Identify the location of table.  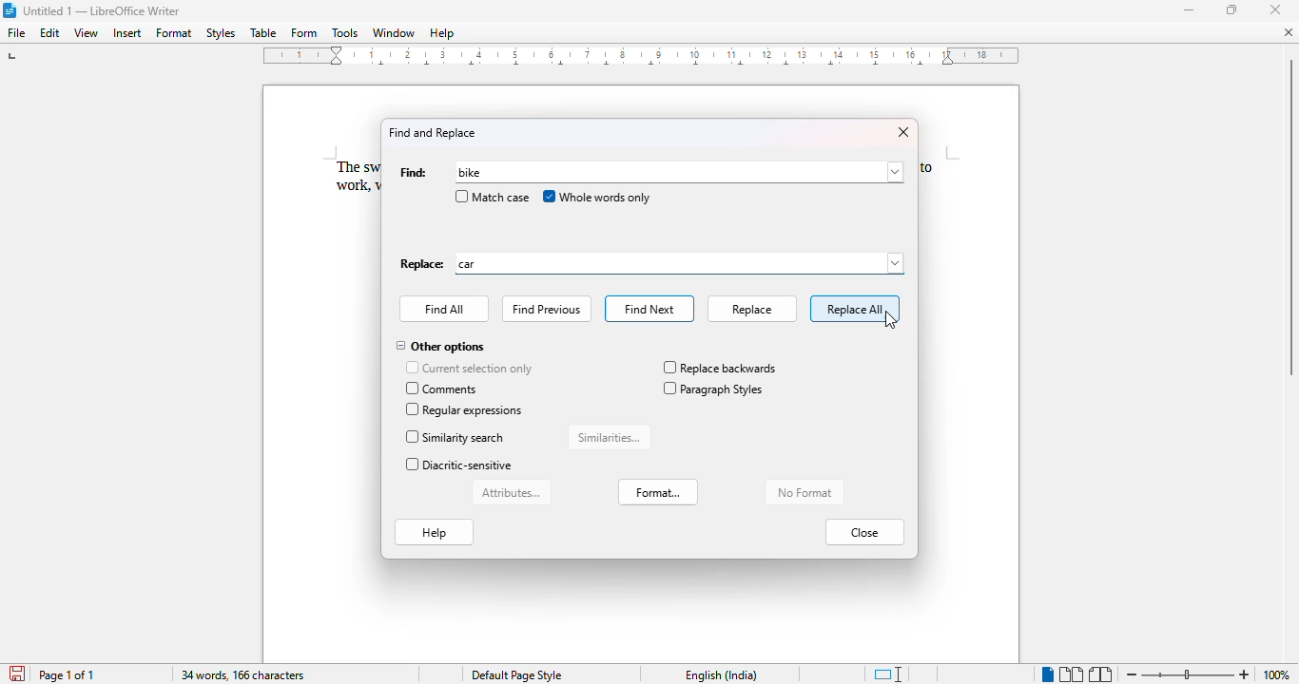
(262, 33).